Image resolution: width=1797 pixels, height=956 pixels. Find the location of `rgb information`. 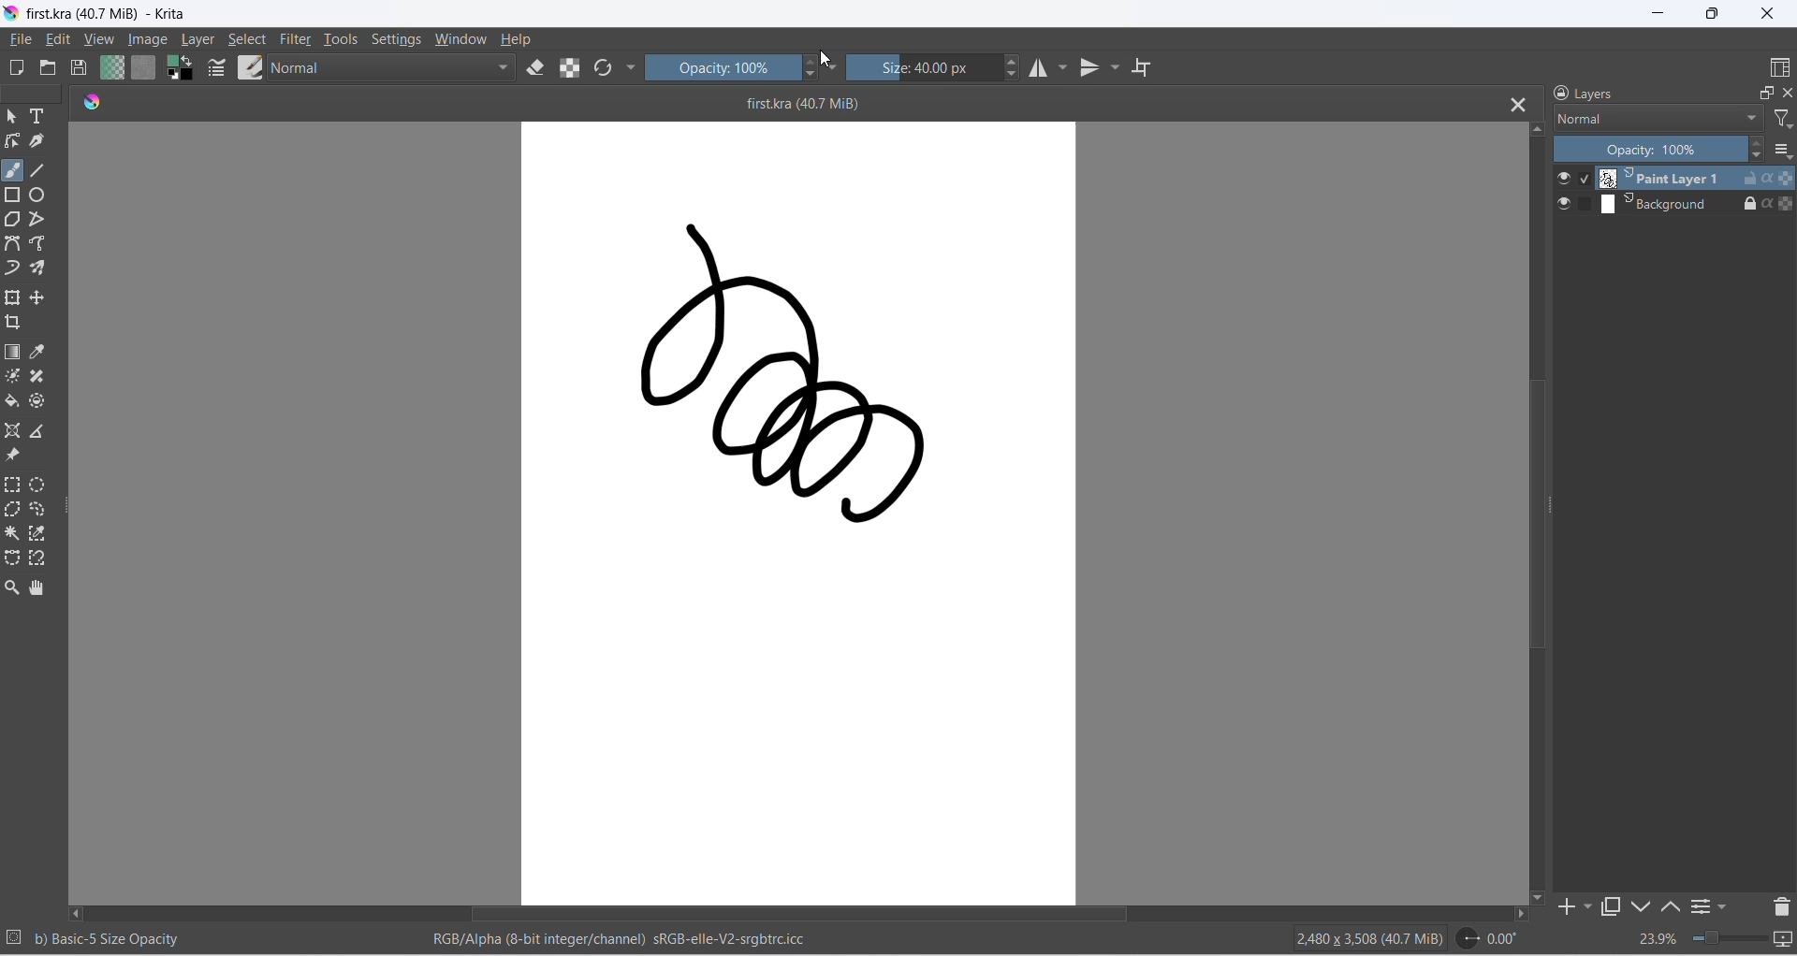

rgb information is located at coordinates (610, 939).